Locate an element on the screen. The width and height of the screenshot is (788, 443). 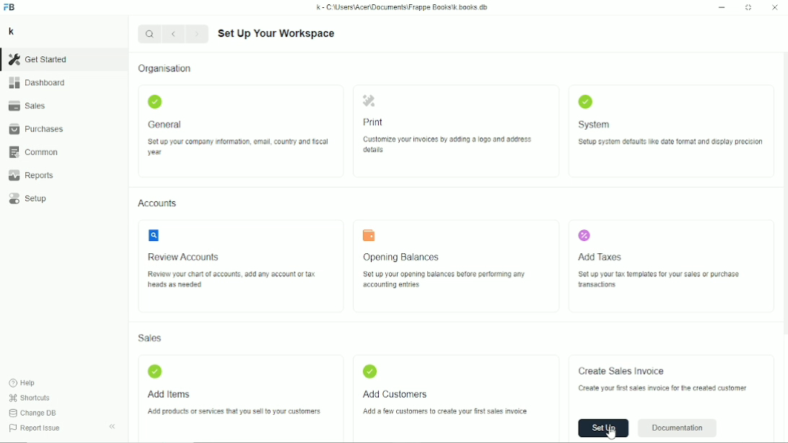
Dashboard is located at coordinates (38, 84).